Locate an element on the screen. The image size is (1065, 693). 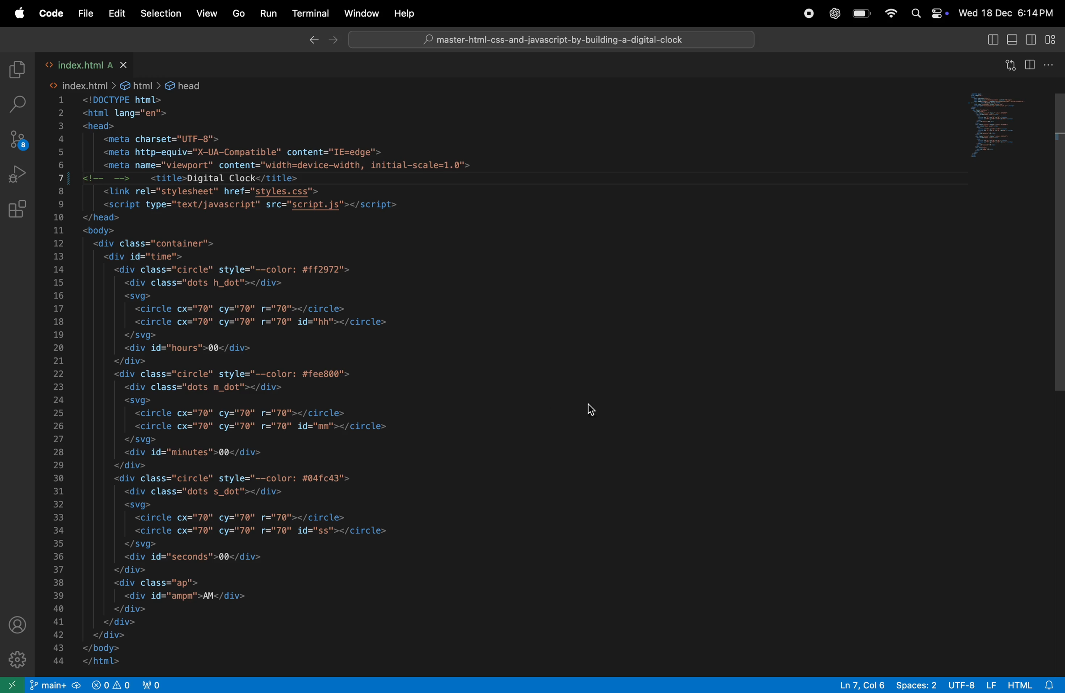
chat gpt is located at coordinates (833, 13).